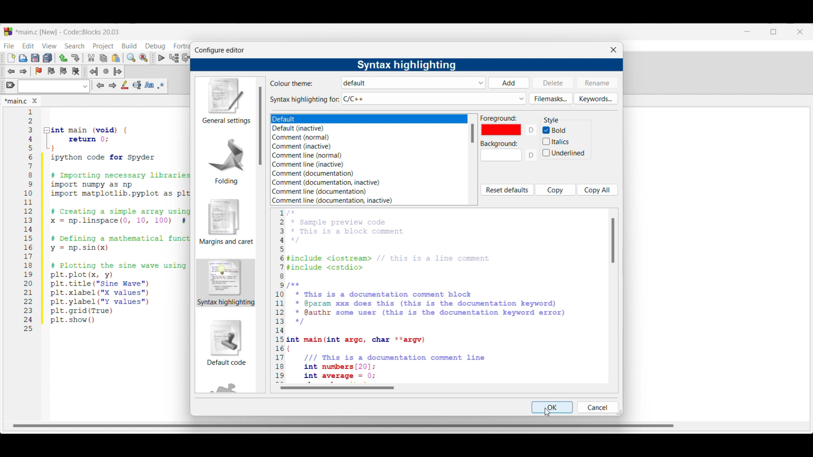 This screenshot has width=813, height=457. Describe the element at coordinates (774, 32) in the screenshot. I see `Change tab dimension` at that location.